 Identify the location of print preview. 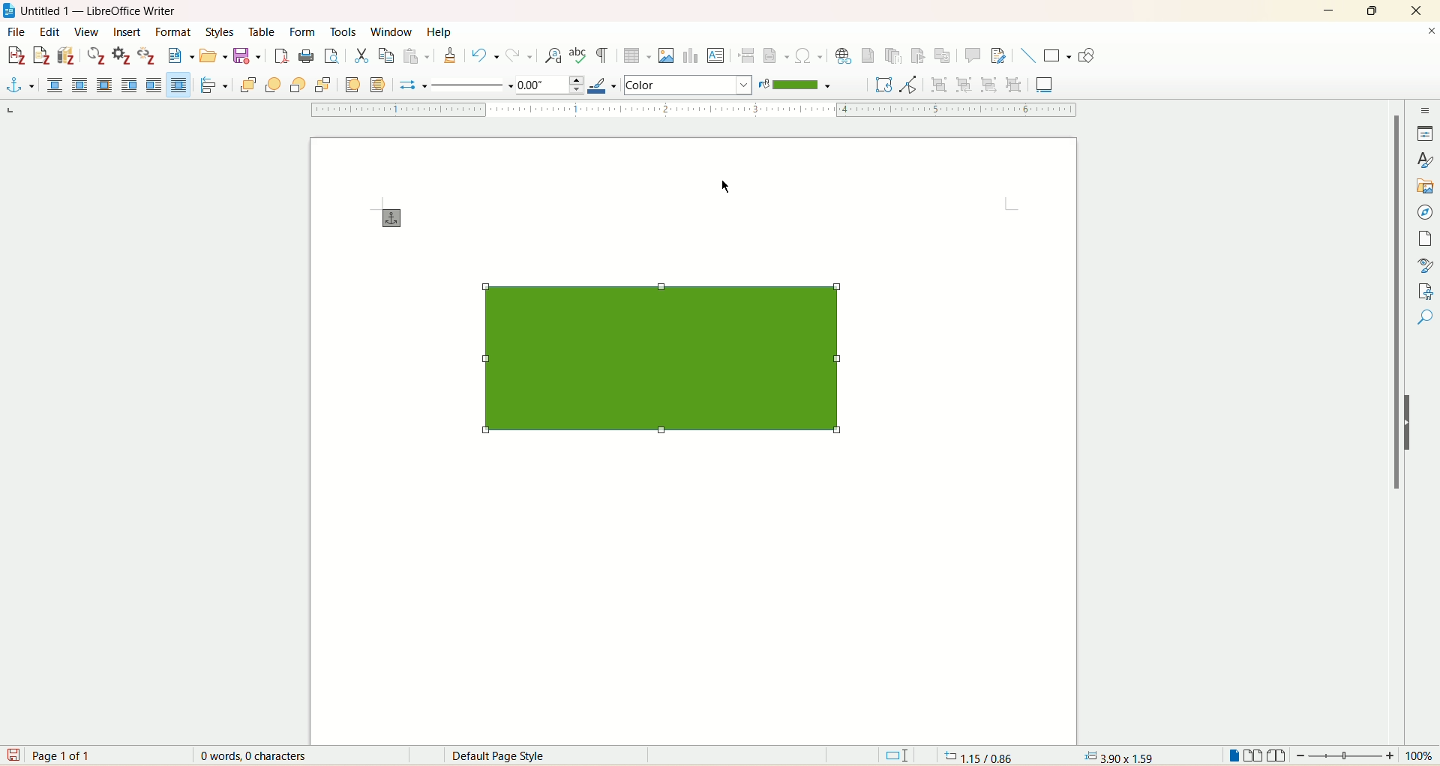
(331, 58).